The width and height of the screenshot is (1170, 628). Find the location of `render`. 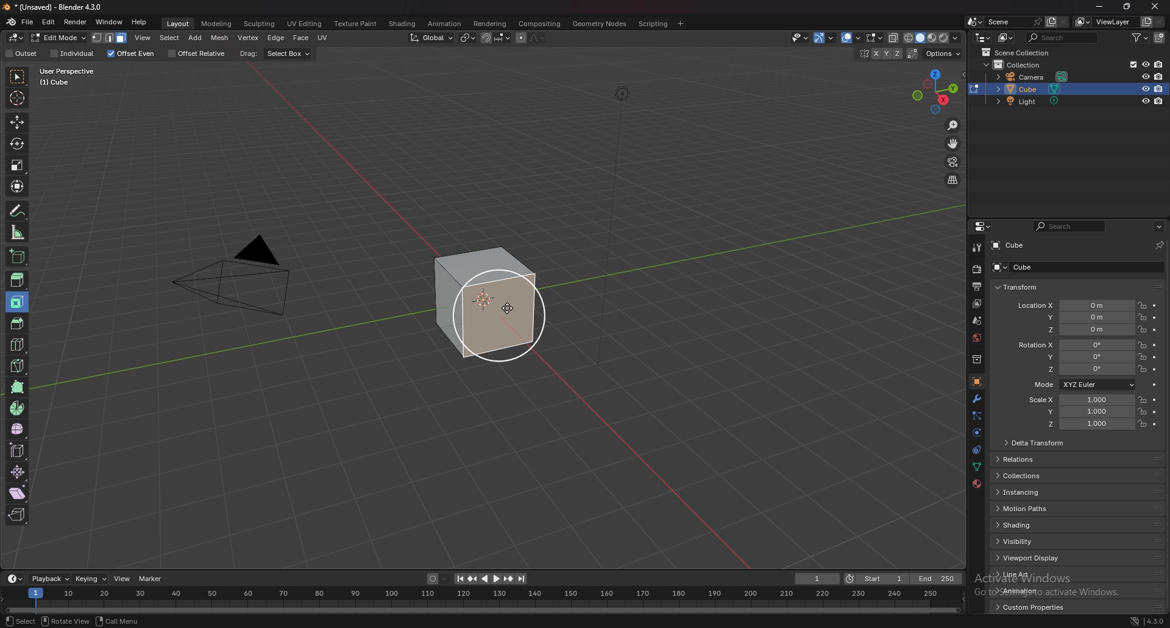

render is located at coordinates (76, 23).